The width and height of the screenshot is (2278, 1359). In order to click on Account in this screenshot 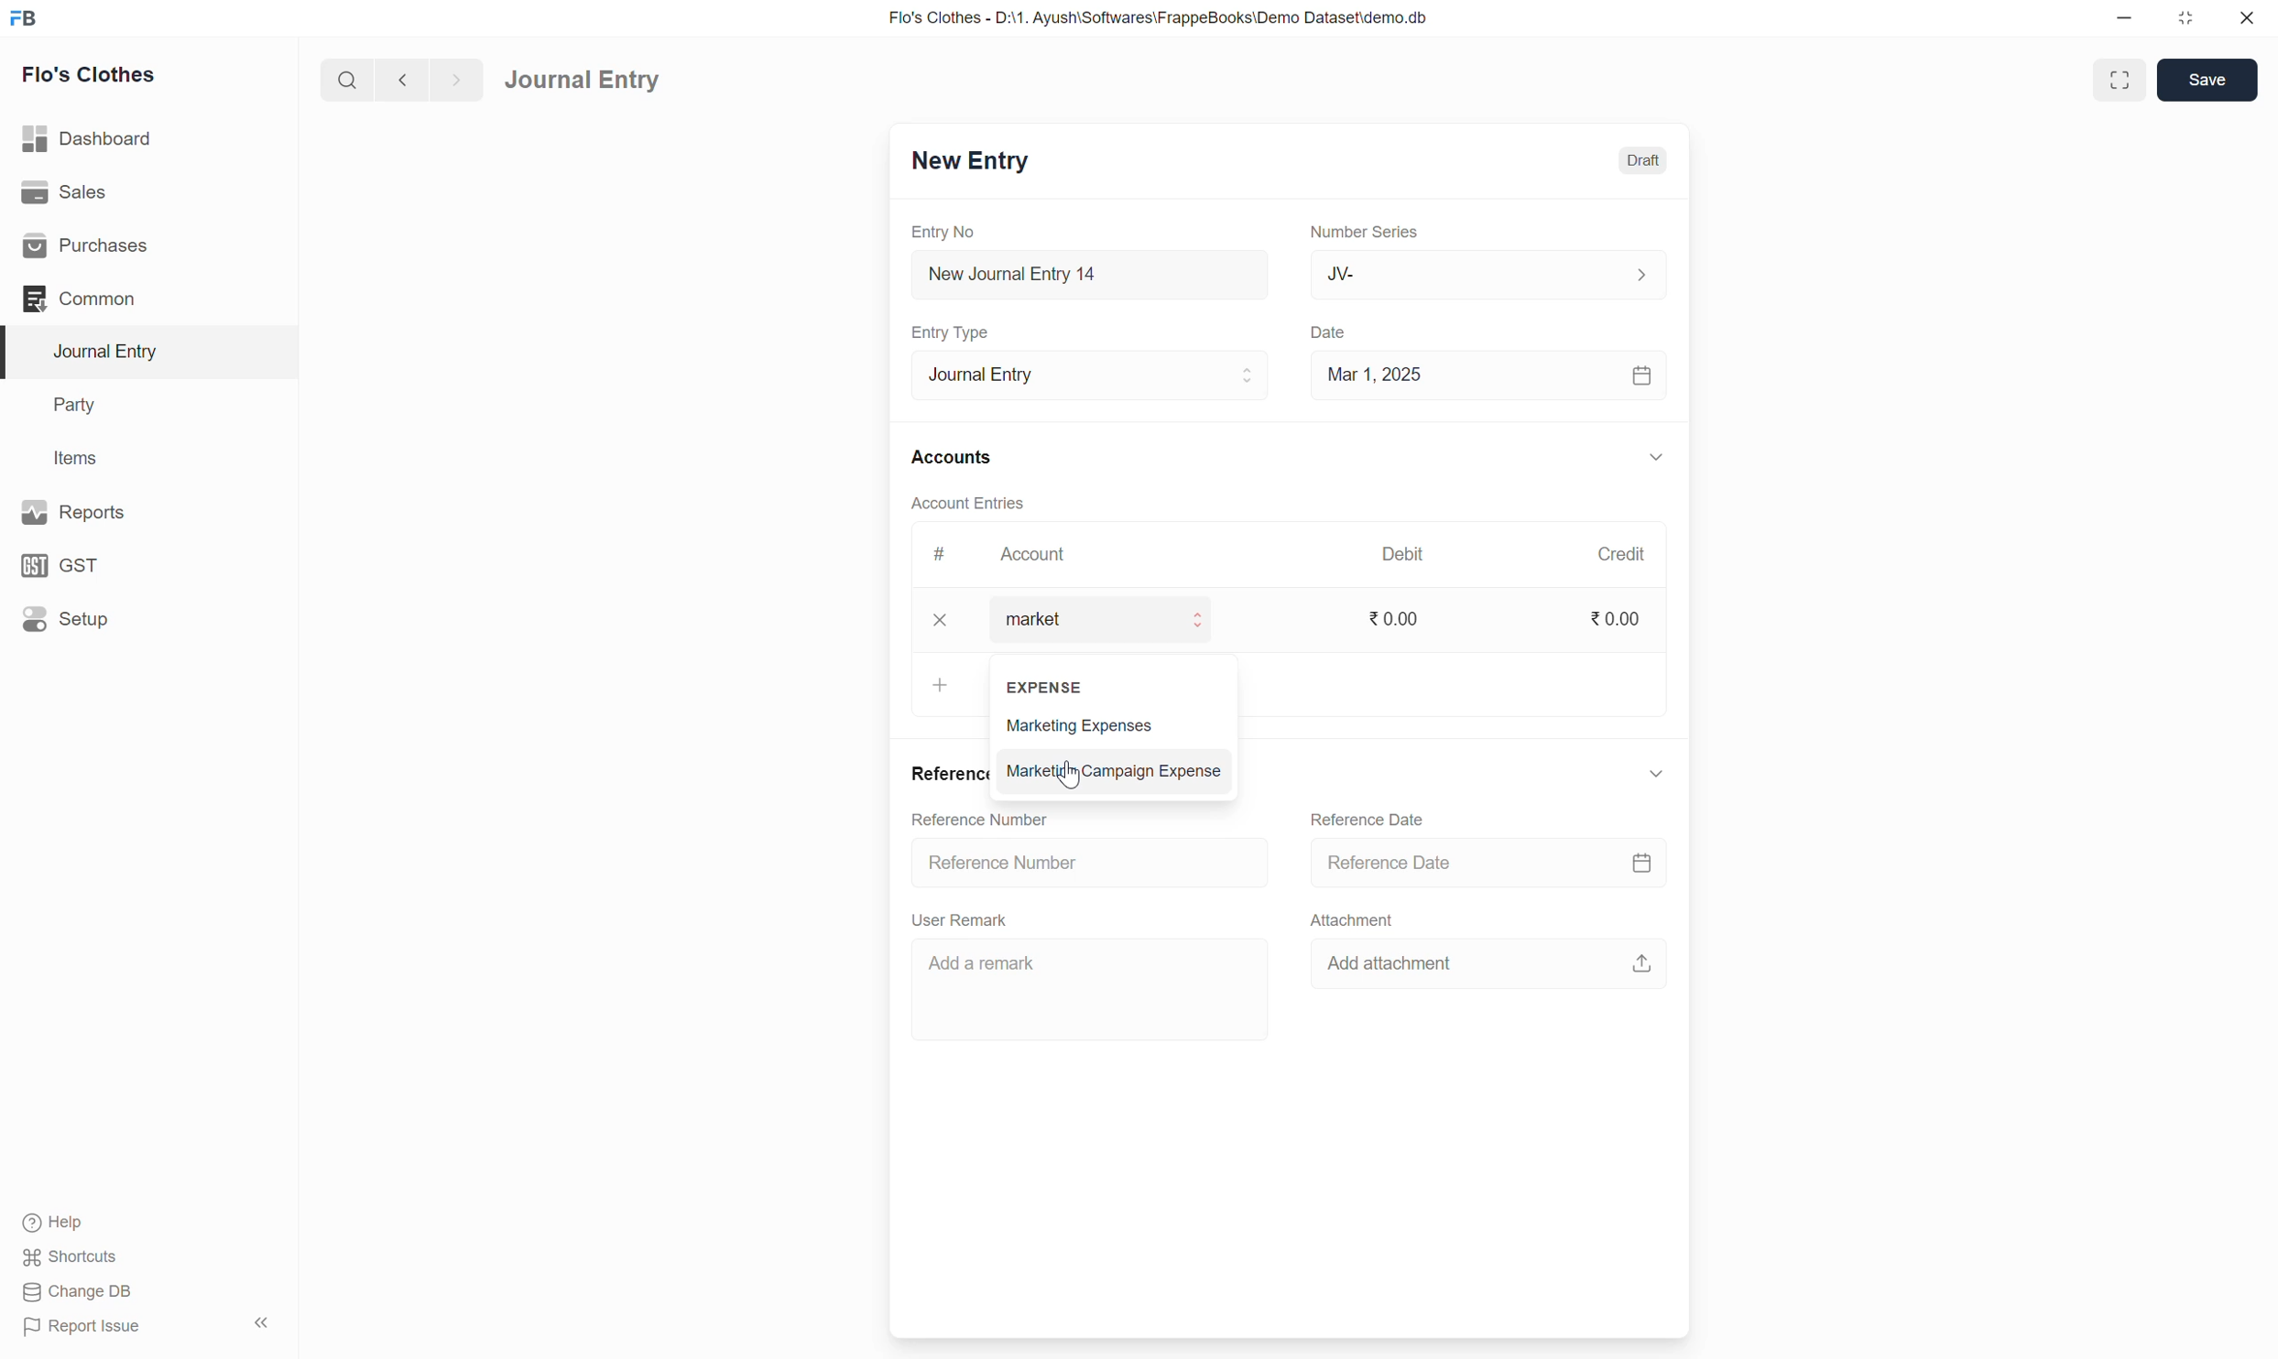, I will do `click(1113, 620)`.